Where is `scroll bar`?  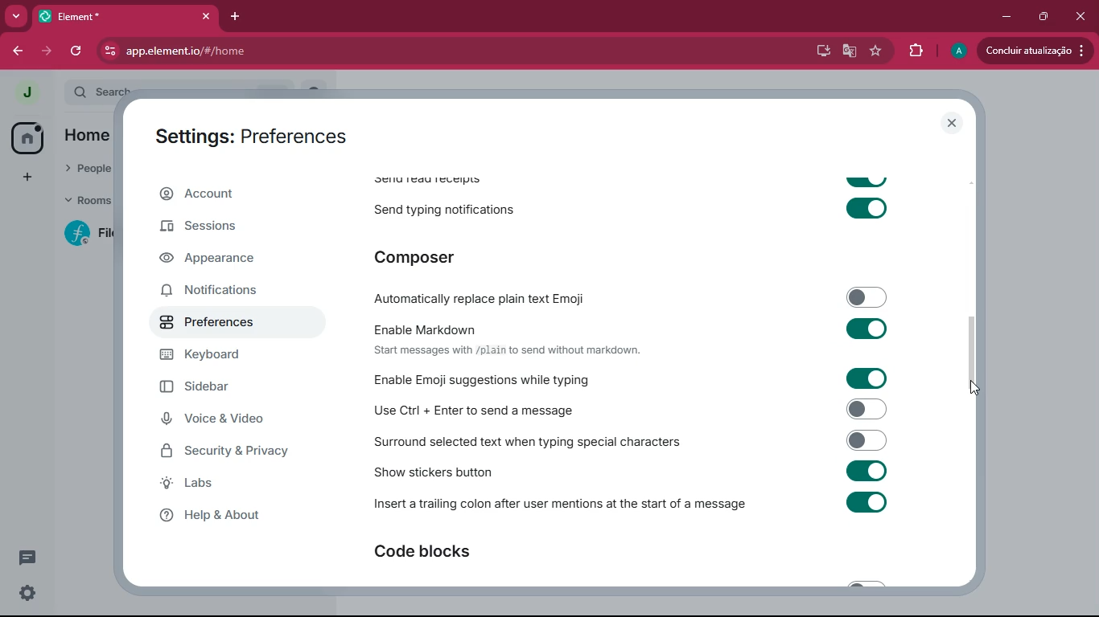 scroll bar is located at coordinates (980, 355).